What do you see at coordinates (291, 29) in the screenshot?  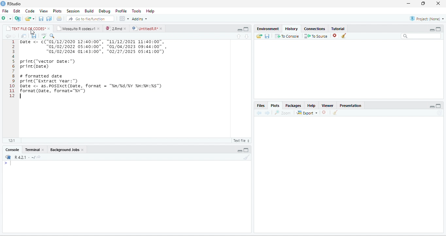 I see `History` at bounding box center [291, 29].